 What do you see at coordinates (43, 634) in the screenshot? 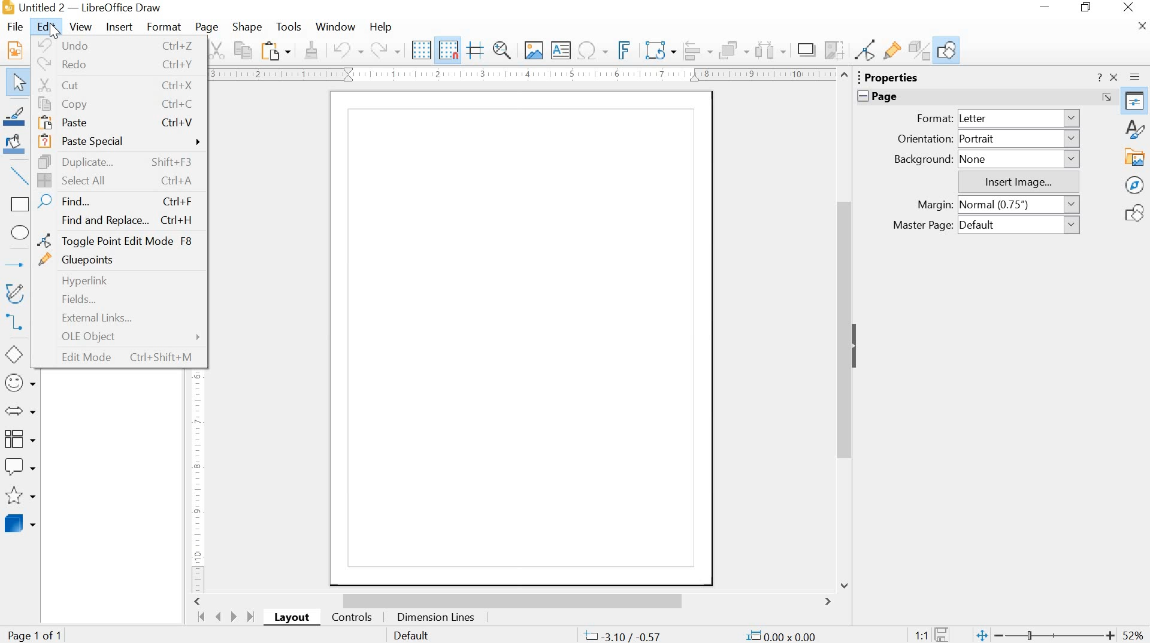
I see `Page 1 of 1` at bounding box center [43, 634].